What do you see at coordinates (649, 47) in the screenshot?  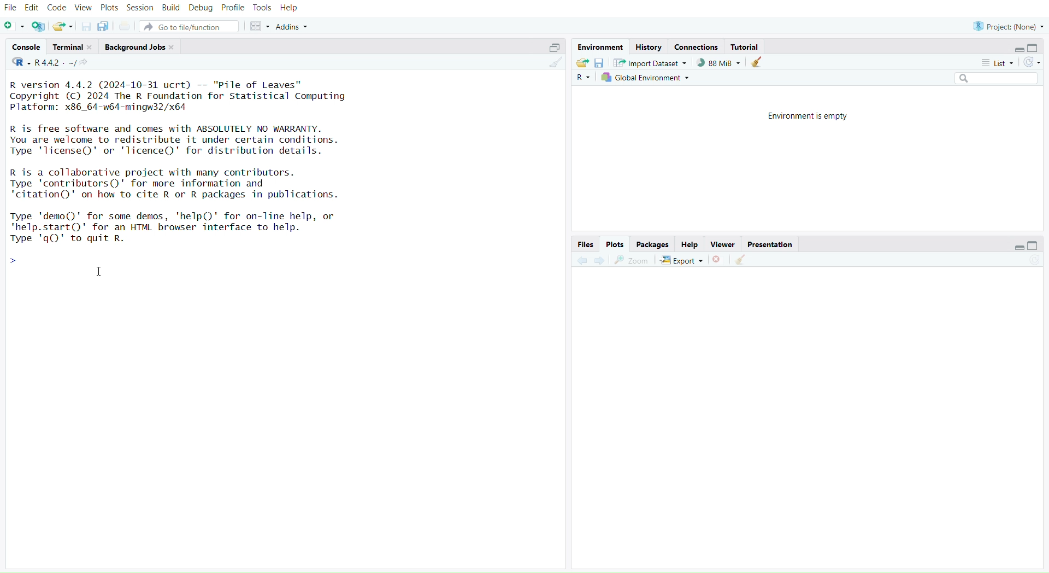 I see `history` at bounding box center [649, 47].